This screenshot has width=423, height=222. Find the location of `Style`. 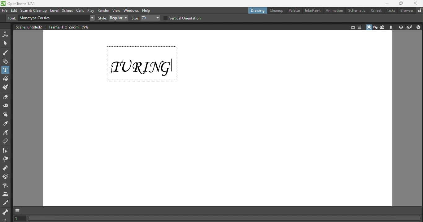

Style is located at coordinates (102, 19).